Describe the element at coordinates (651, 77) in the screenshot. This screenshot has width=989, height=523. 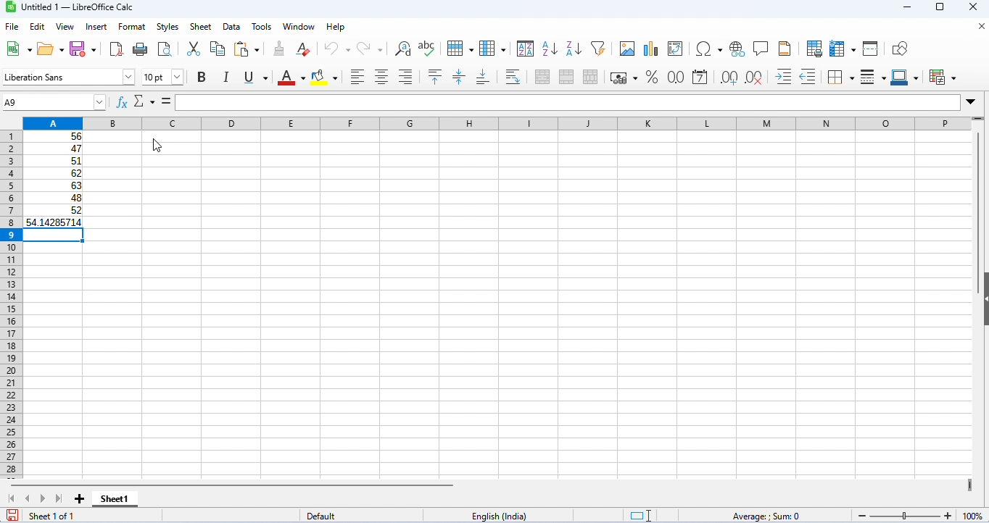
I see `format as percent` at that location.